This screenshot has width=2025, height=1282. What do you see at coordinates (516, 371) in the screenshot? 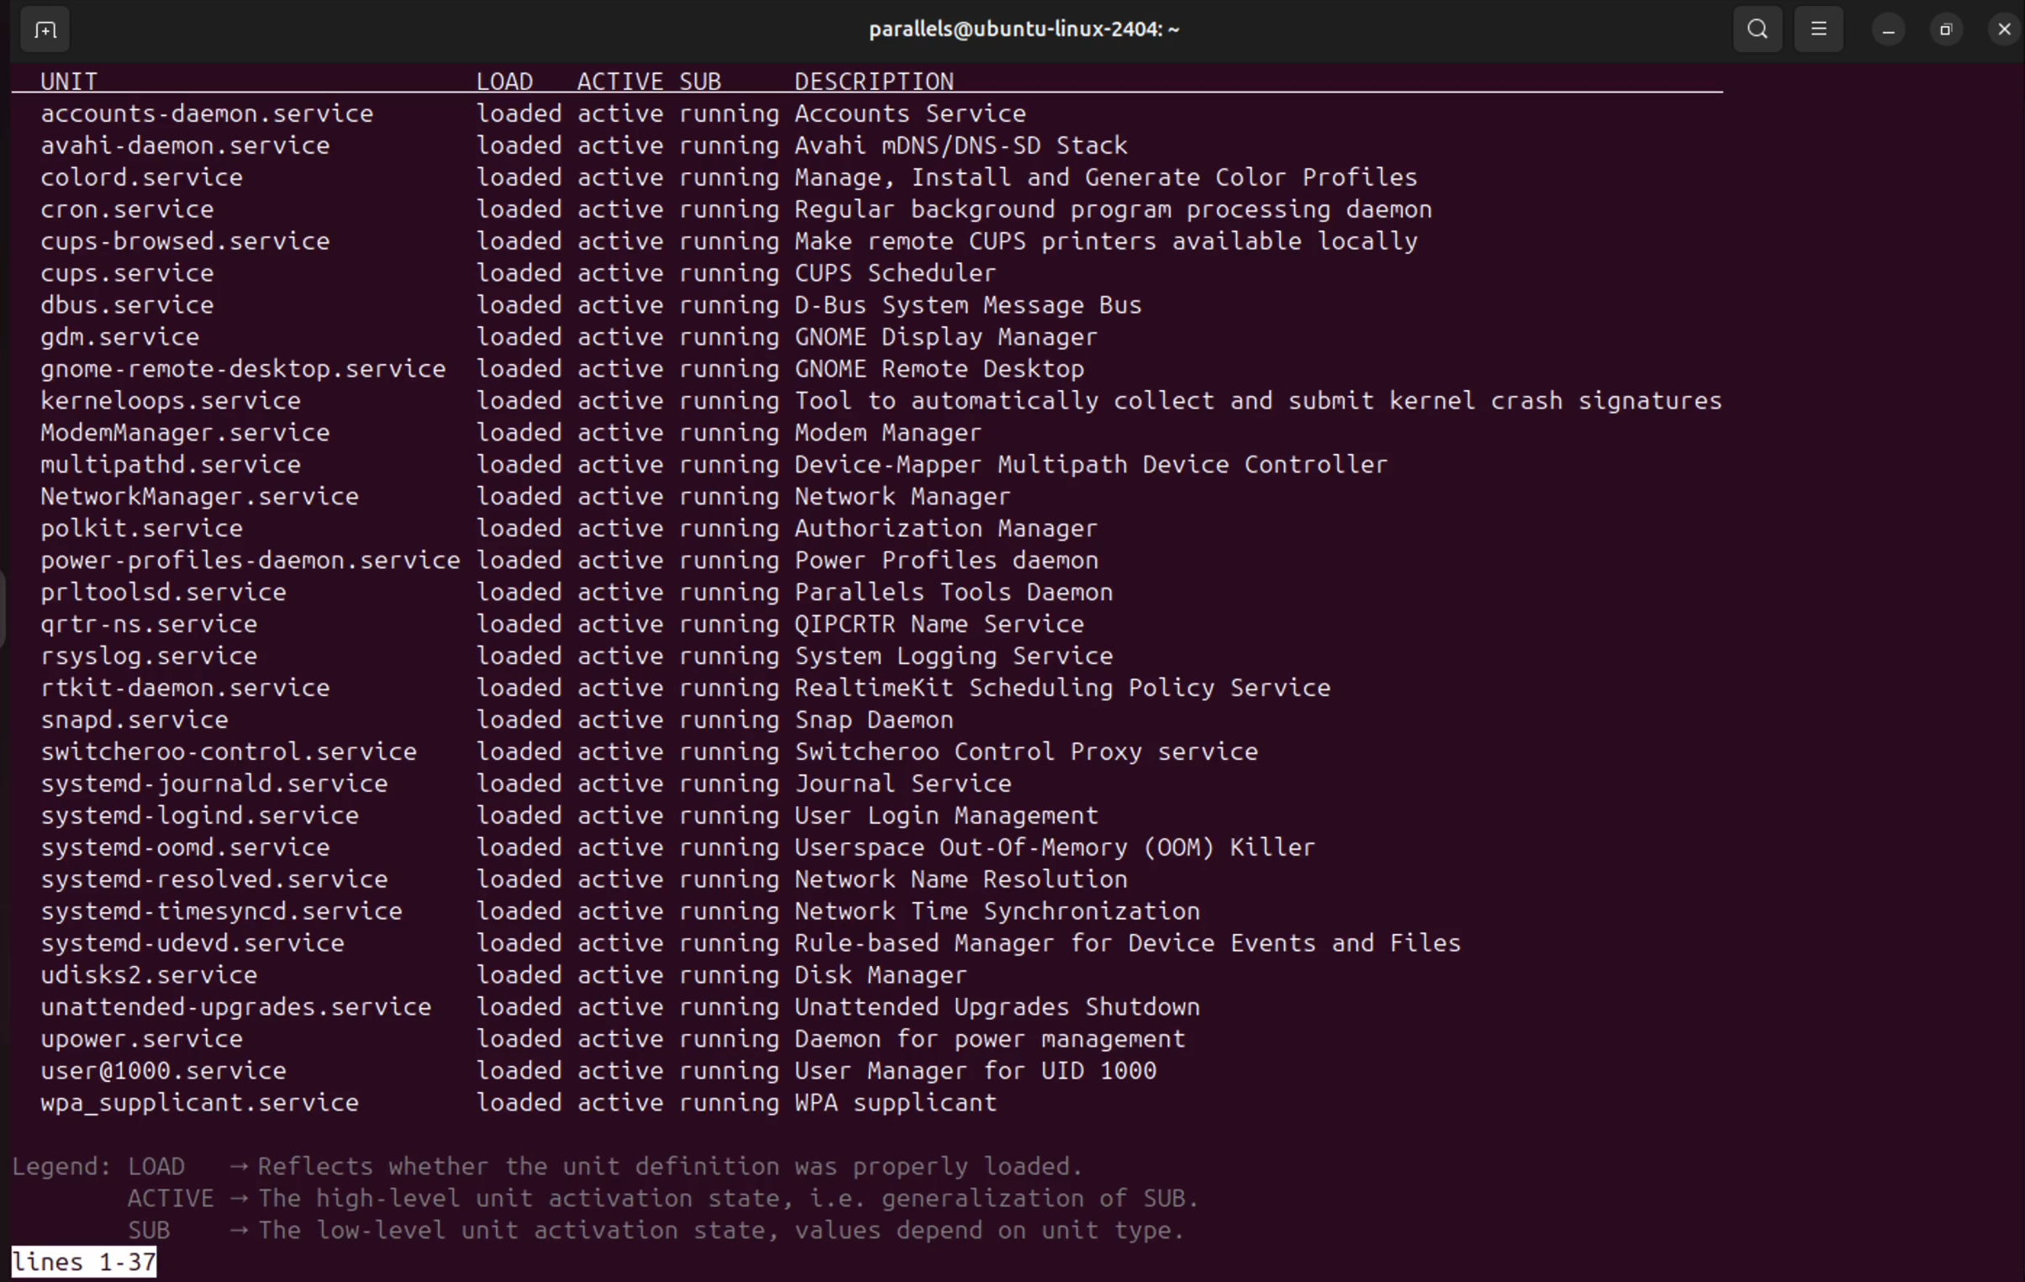
I see `vloaded` at bounding box center [516, 371].